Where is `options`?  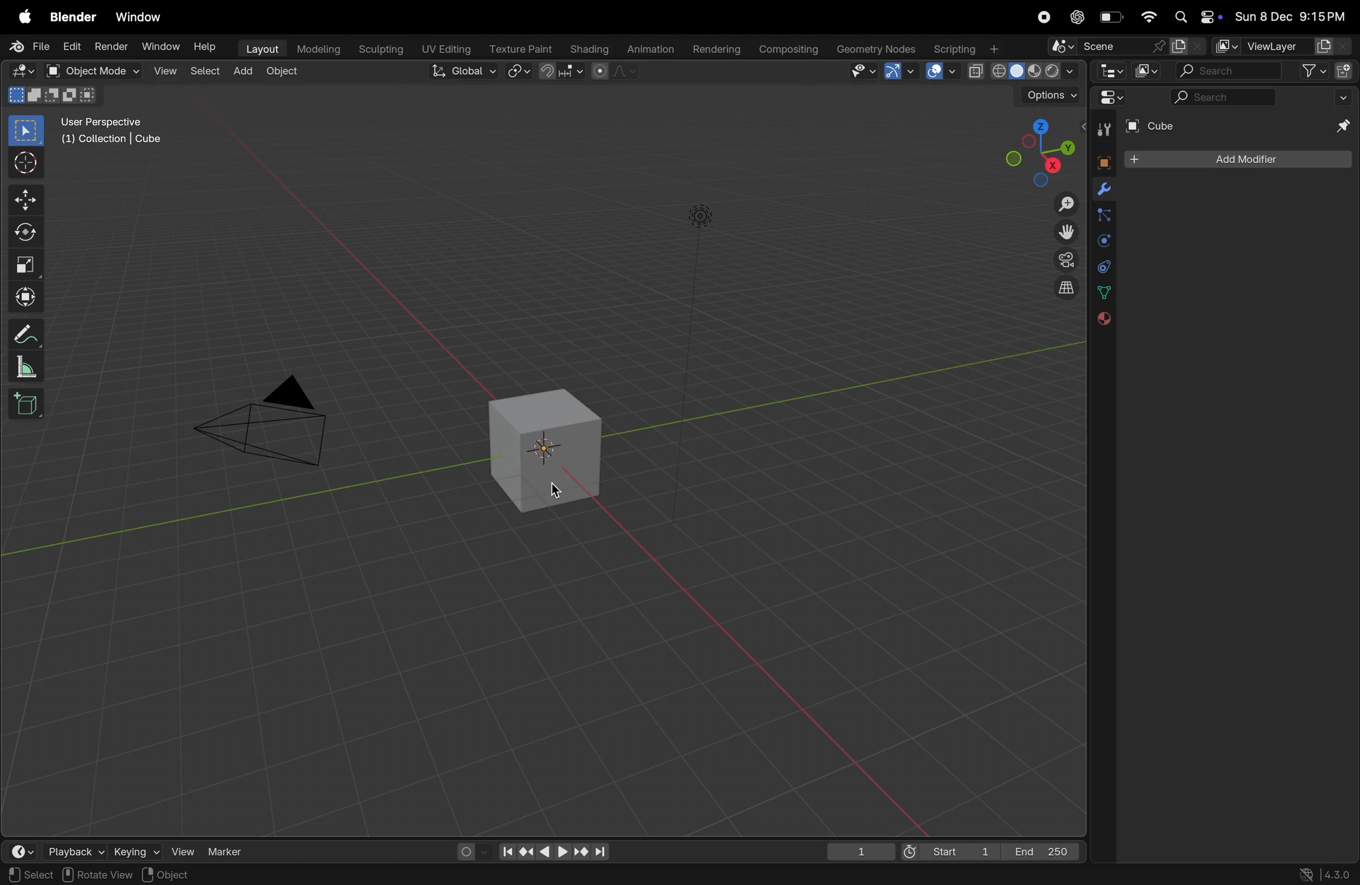
options is located at coordinates (1049, 97).